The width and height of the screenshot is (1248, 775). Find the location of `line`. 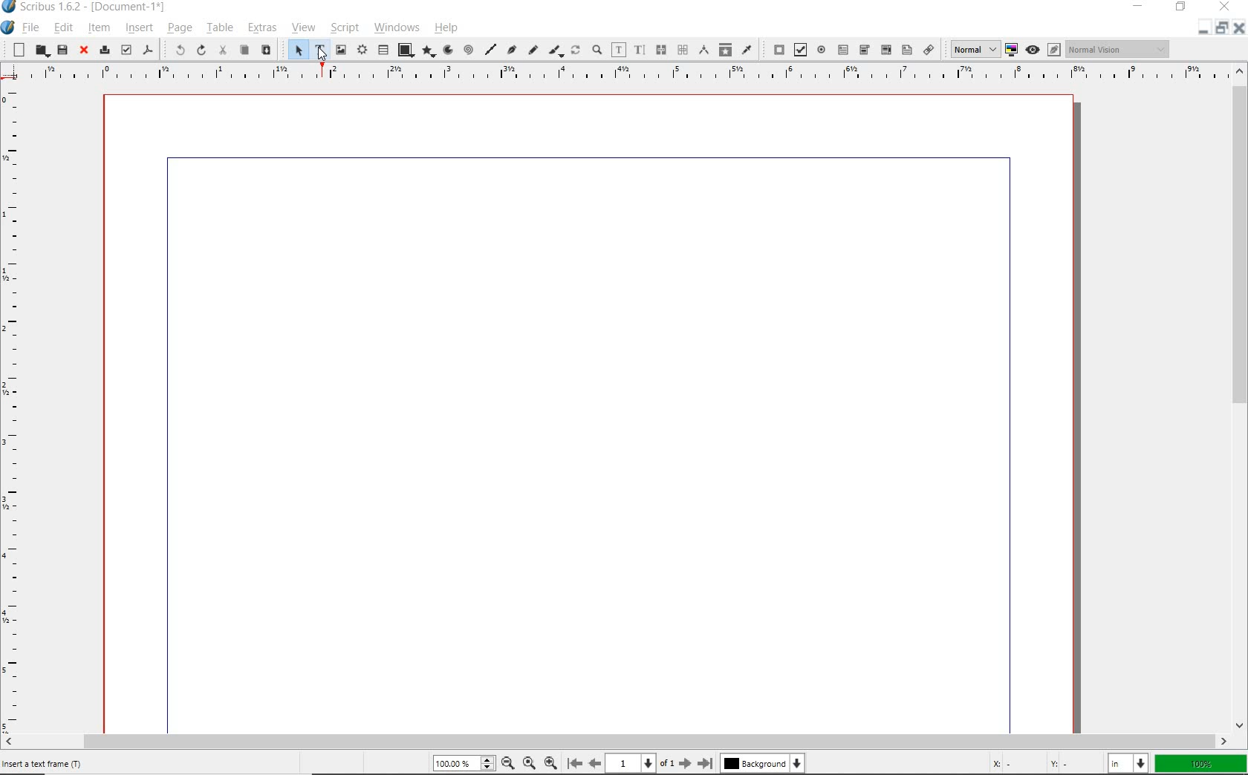

line is located at coordinates (490, 48).